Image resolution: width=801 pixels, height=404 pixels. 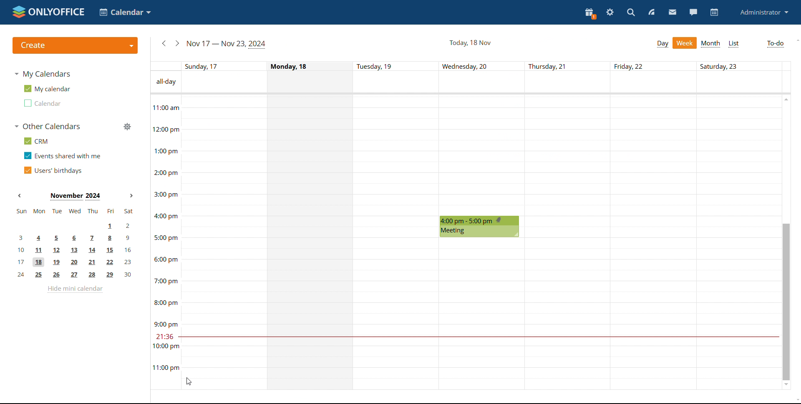 What do you see at coordinates (126, 126) in the screenshot?
I see `manage` at bounding box center [126, 126].